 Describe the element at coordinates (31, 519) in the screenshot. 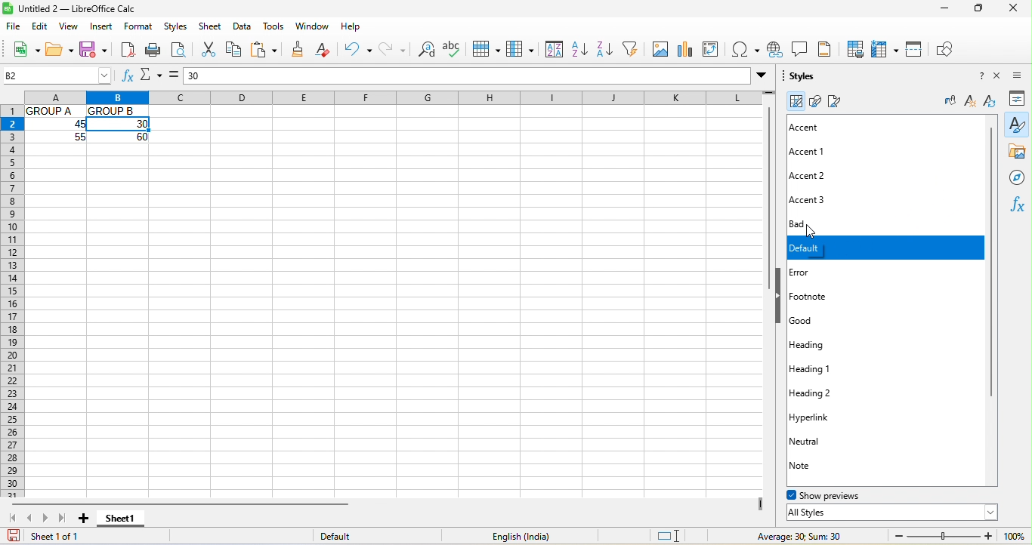

I see `previous sheet` at that location.